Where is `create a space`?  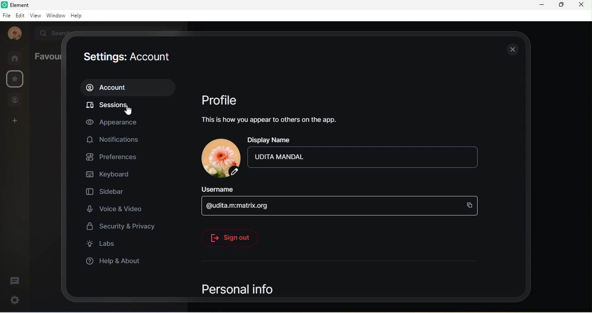
create a space is located at coordinates (16, 121).